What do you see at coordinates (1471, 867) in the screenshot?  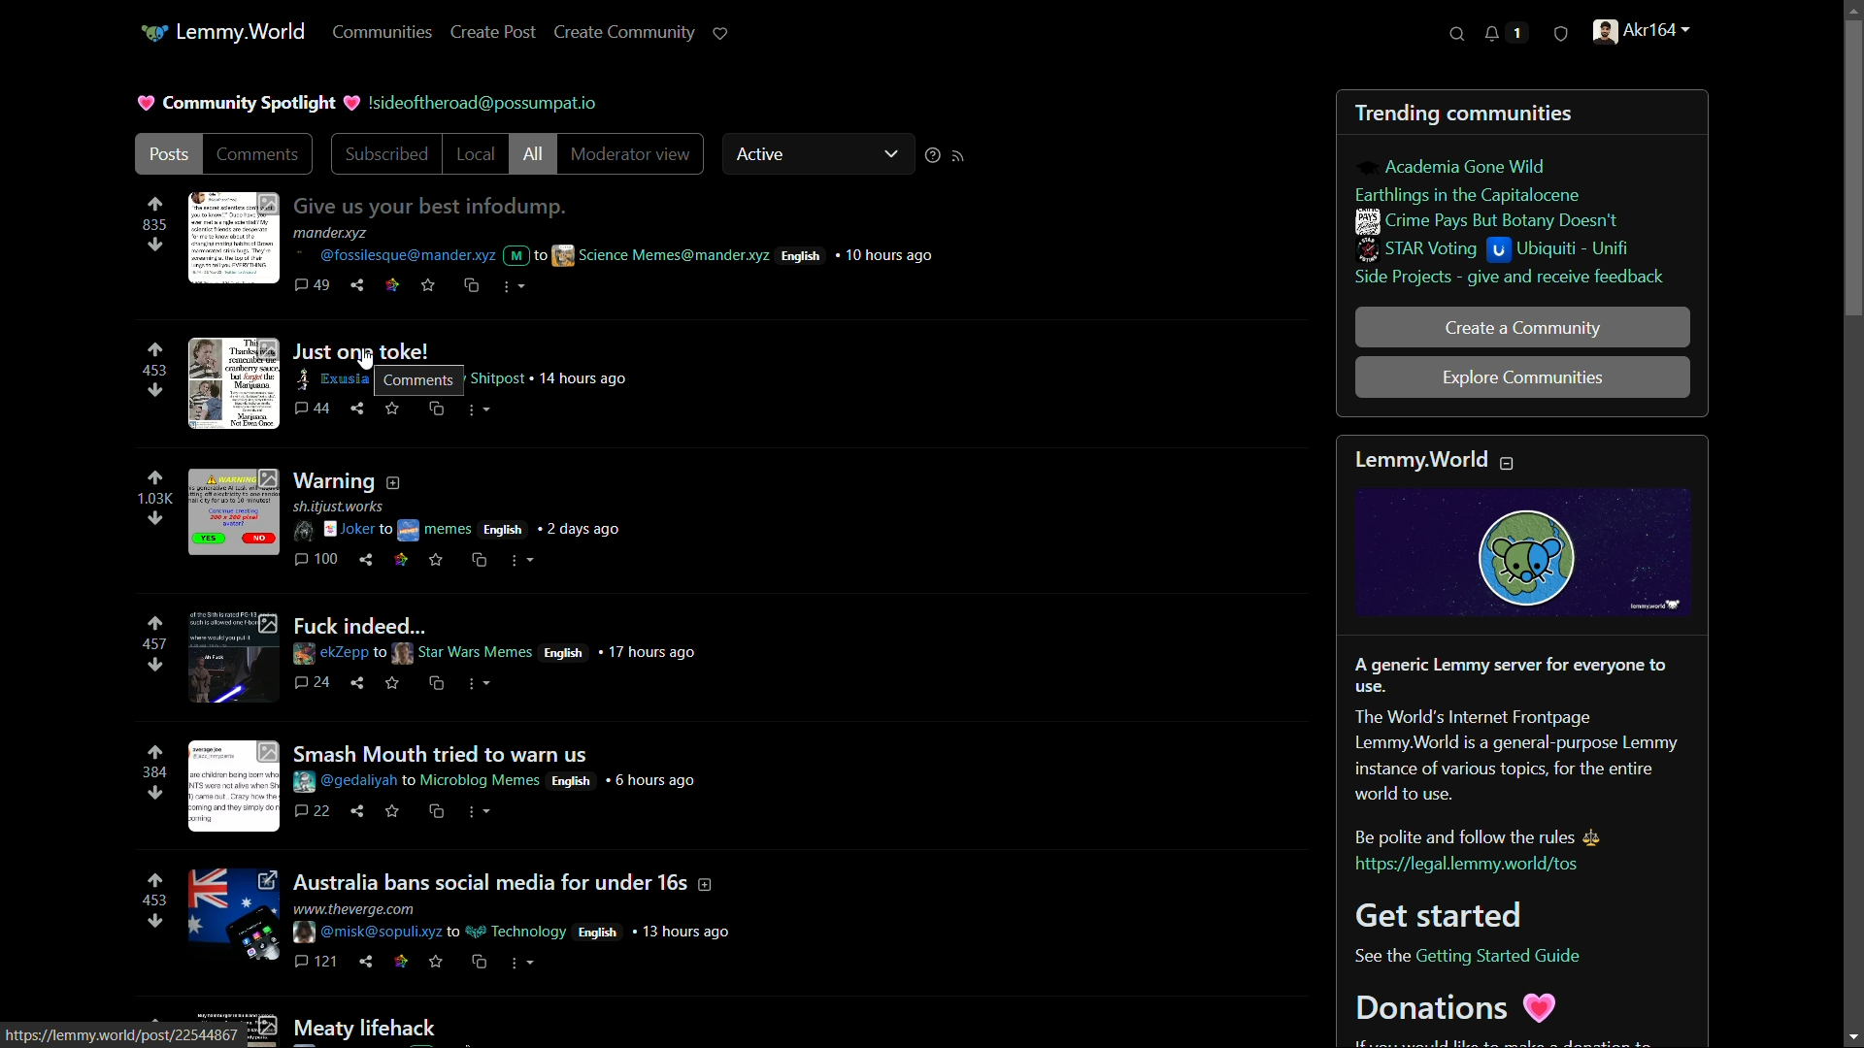 I see `https://legal lemmy.world/tos` at bounding box center [1471, 867].